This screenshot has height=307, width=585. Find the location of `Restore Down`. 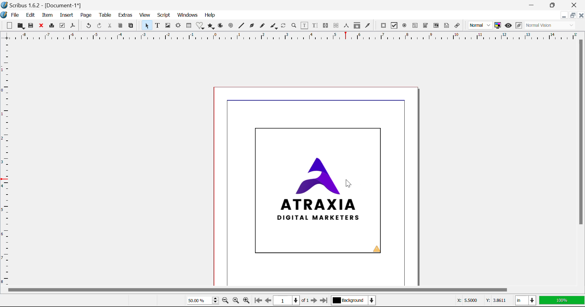

Restore Down is located at coordinates (534, 4).